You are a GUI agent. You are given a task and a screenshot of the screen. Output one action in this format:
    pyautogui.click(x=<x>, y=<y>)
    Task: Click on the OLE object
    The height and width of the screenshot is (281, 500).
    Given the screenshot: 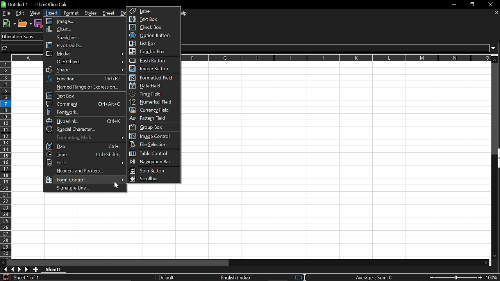 What is the action you would take?
    pyautogui.click(x=86, y=62)
    